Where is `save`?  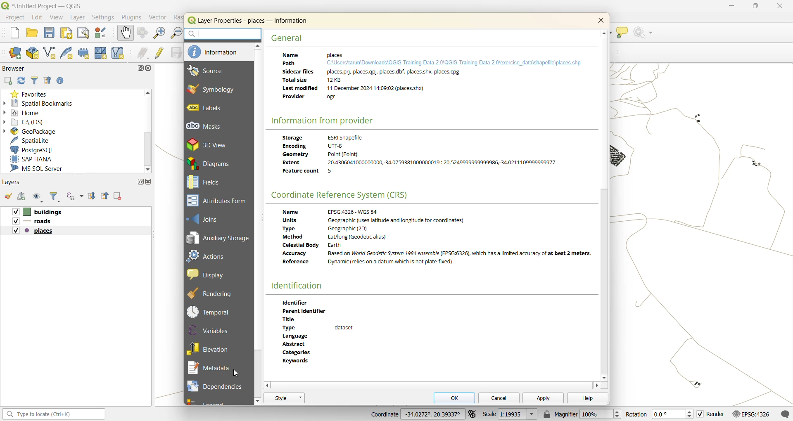
save is located at coordinates (50, 35).